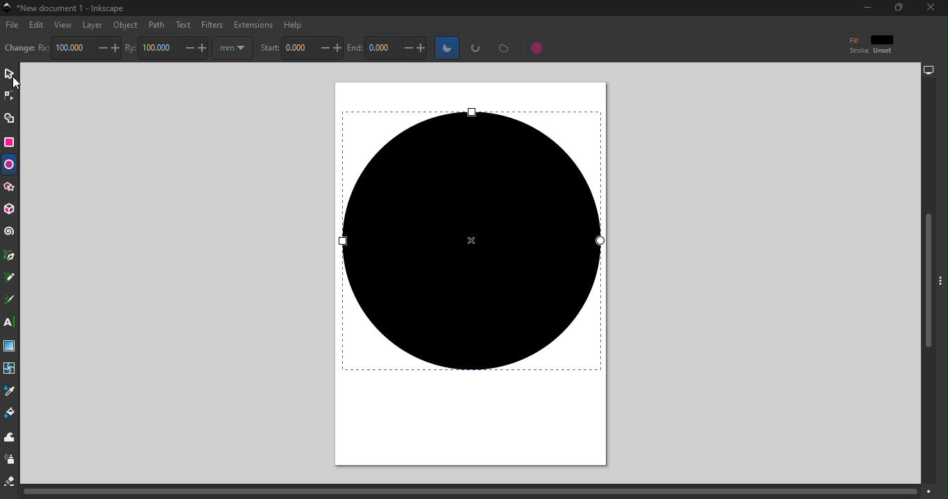 Image resolution: width=948 pixels, height=499 pixels. Describe the element at coordinates (476, 275) in the screenshot. I see `Canva` at that location.